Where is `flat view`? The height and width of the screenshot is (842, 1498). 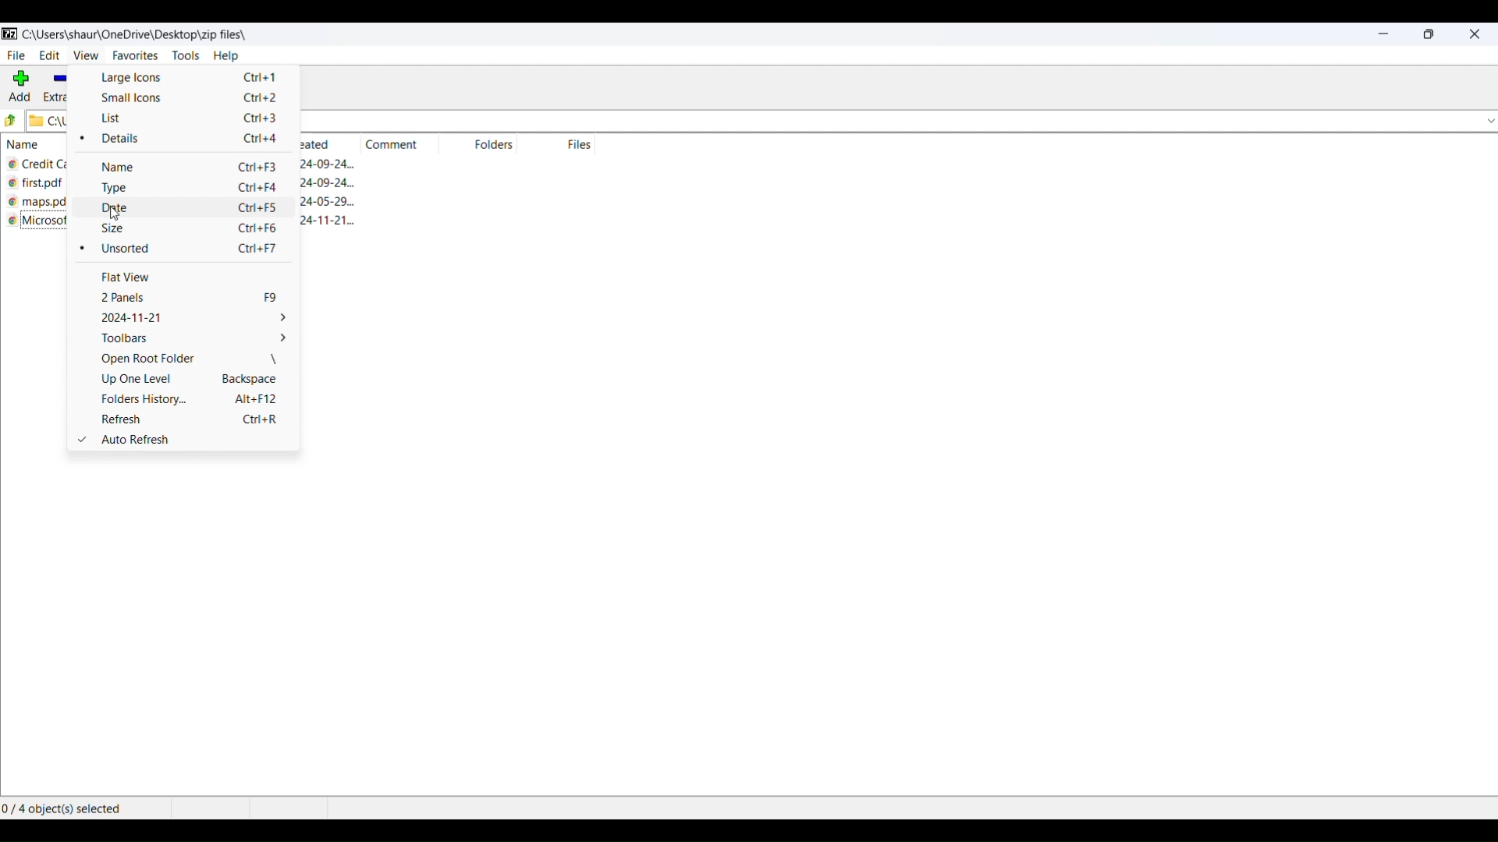 flat view is located at coordinates (190, 279).